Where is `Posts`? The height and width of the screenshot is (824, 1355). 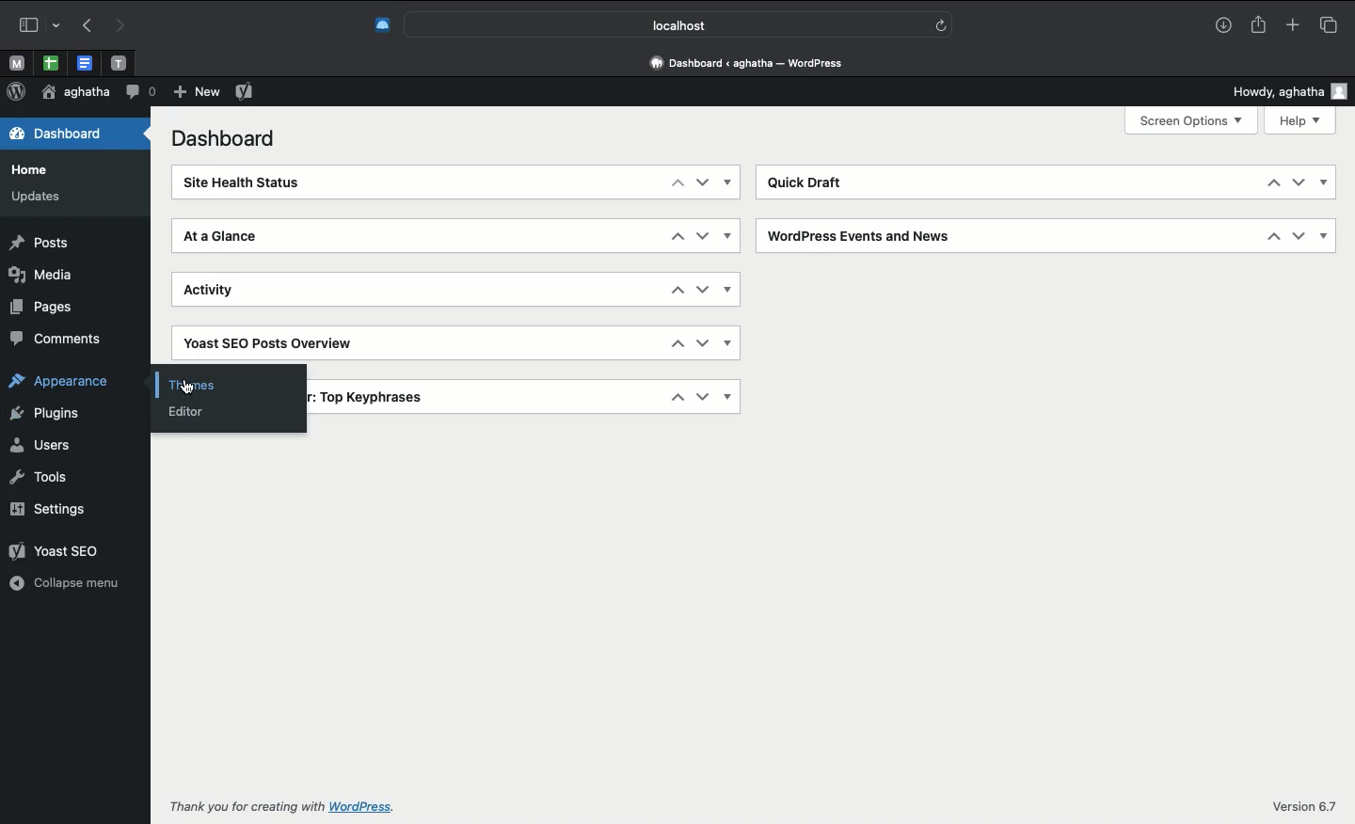
Posts is located at coordinates (43, 243).